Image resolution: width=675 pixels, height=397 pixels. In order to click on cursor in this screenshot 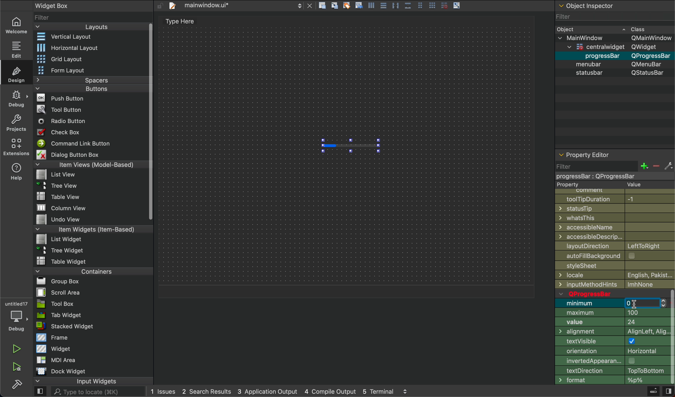, I will do `click(635, 304)`.